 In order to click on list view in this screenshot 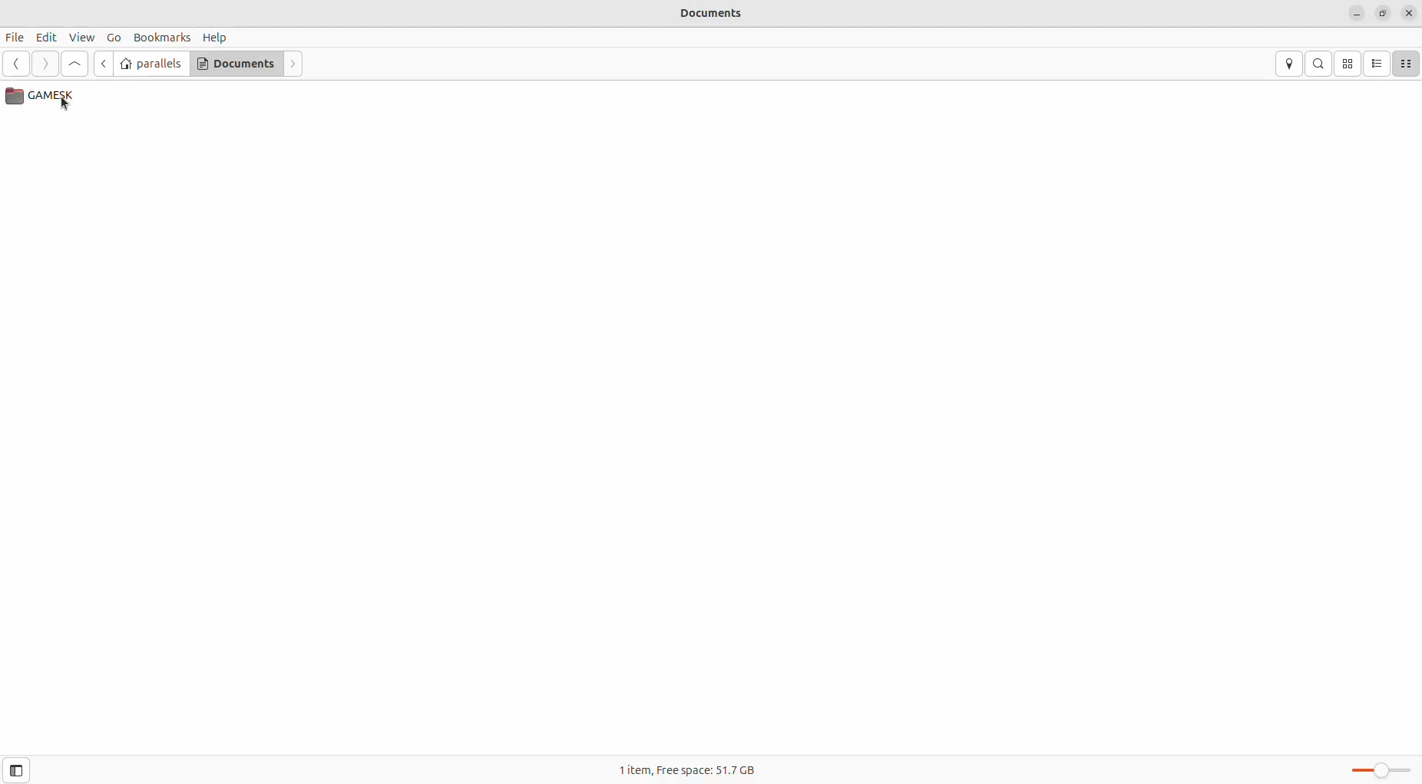, I will do `click(1375, 64)`.